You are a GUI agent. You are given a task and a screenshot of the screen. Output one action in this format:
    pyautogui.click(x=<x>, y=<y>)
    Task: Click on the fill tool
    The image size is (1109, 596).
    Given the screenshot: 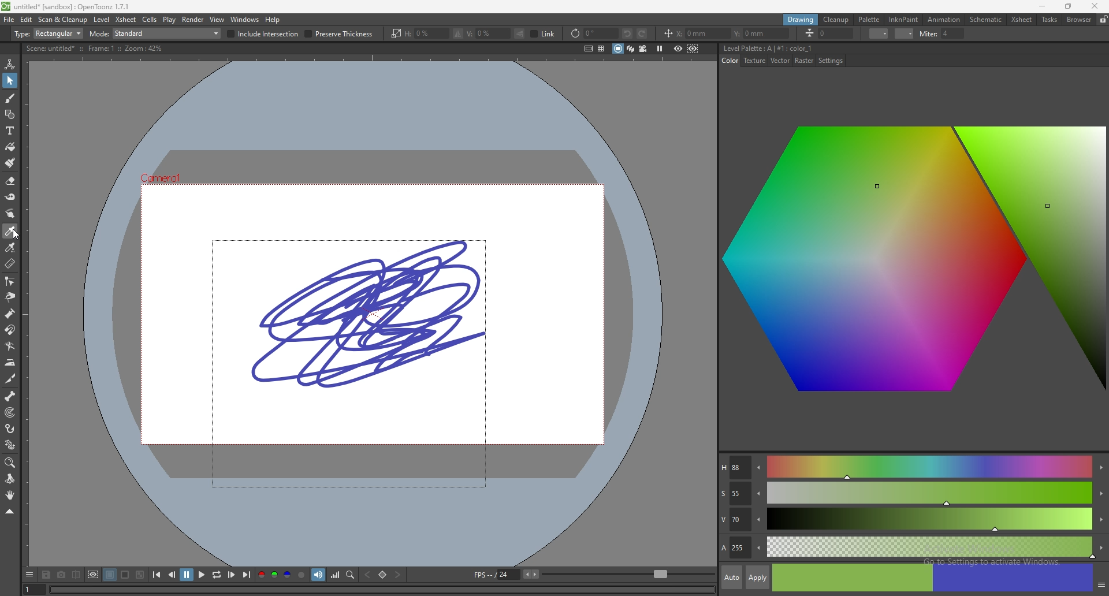 What is the action you would take?
    pyautogui.click(x=10, y=147)
    